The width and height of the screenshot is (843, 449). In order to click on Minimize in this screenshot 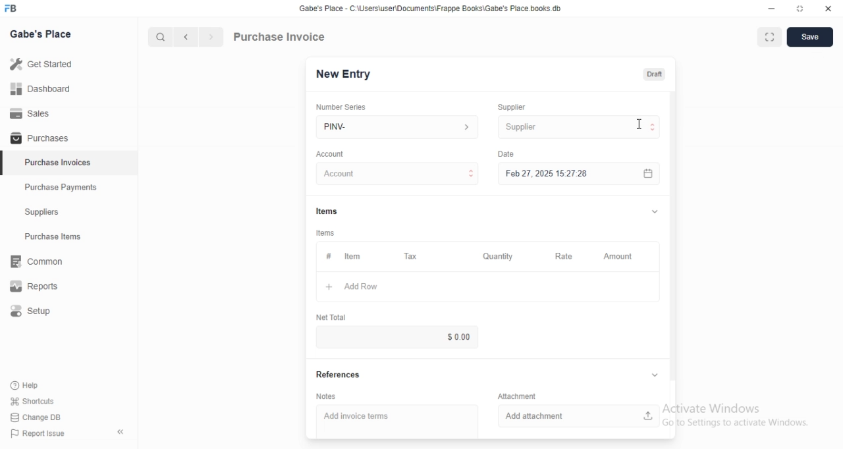, I will do `click(771, 9)`.